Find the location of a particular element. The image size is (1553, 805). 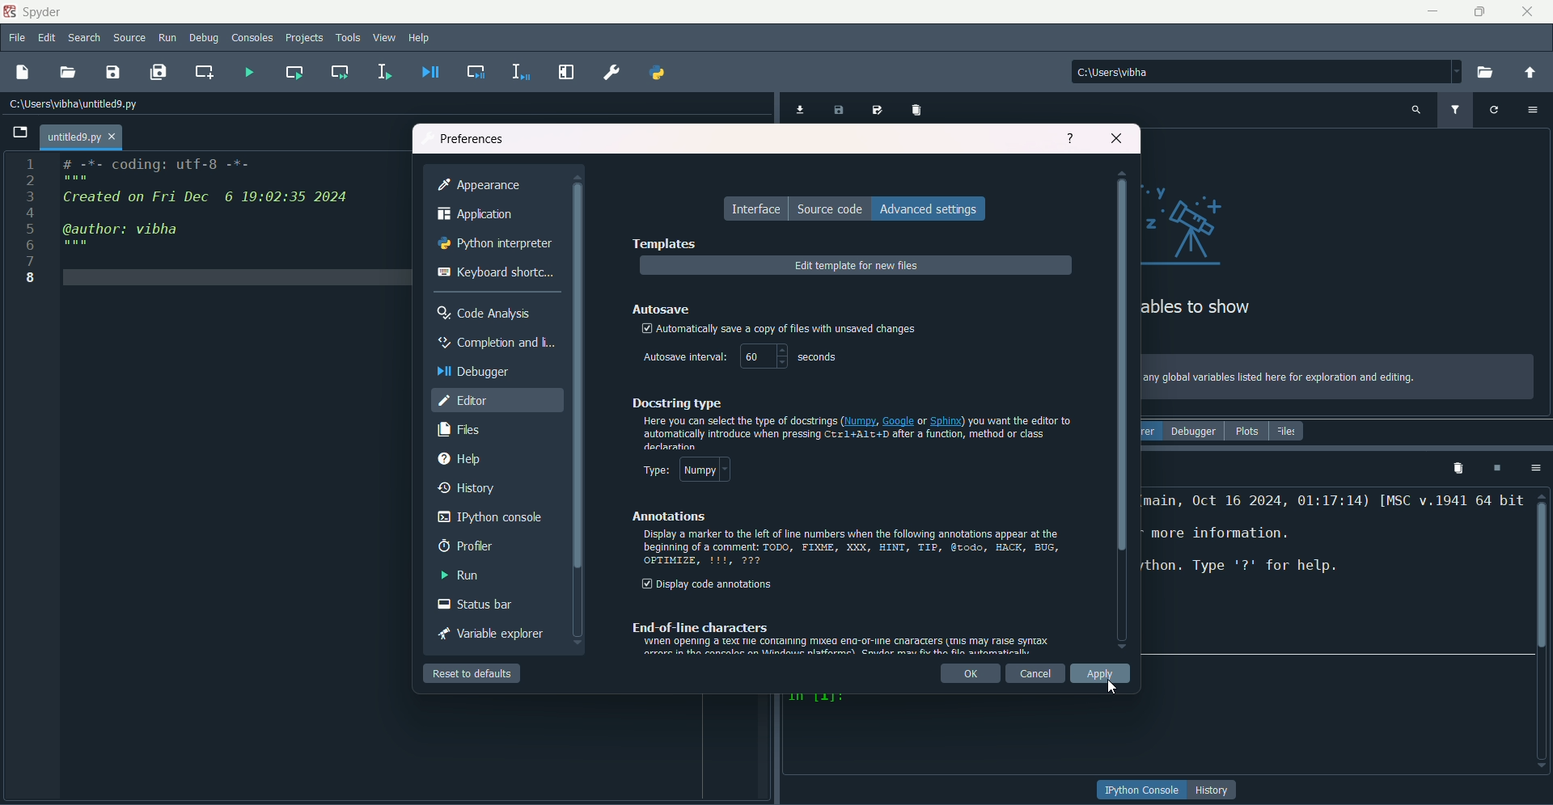

tick mark is located at coordinates (646, 329).